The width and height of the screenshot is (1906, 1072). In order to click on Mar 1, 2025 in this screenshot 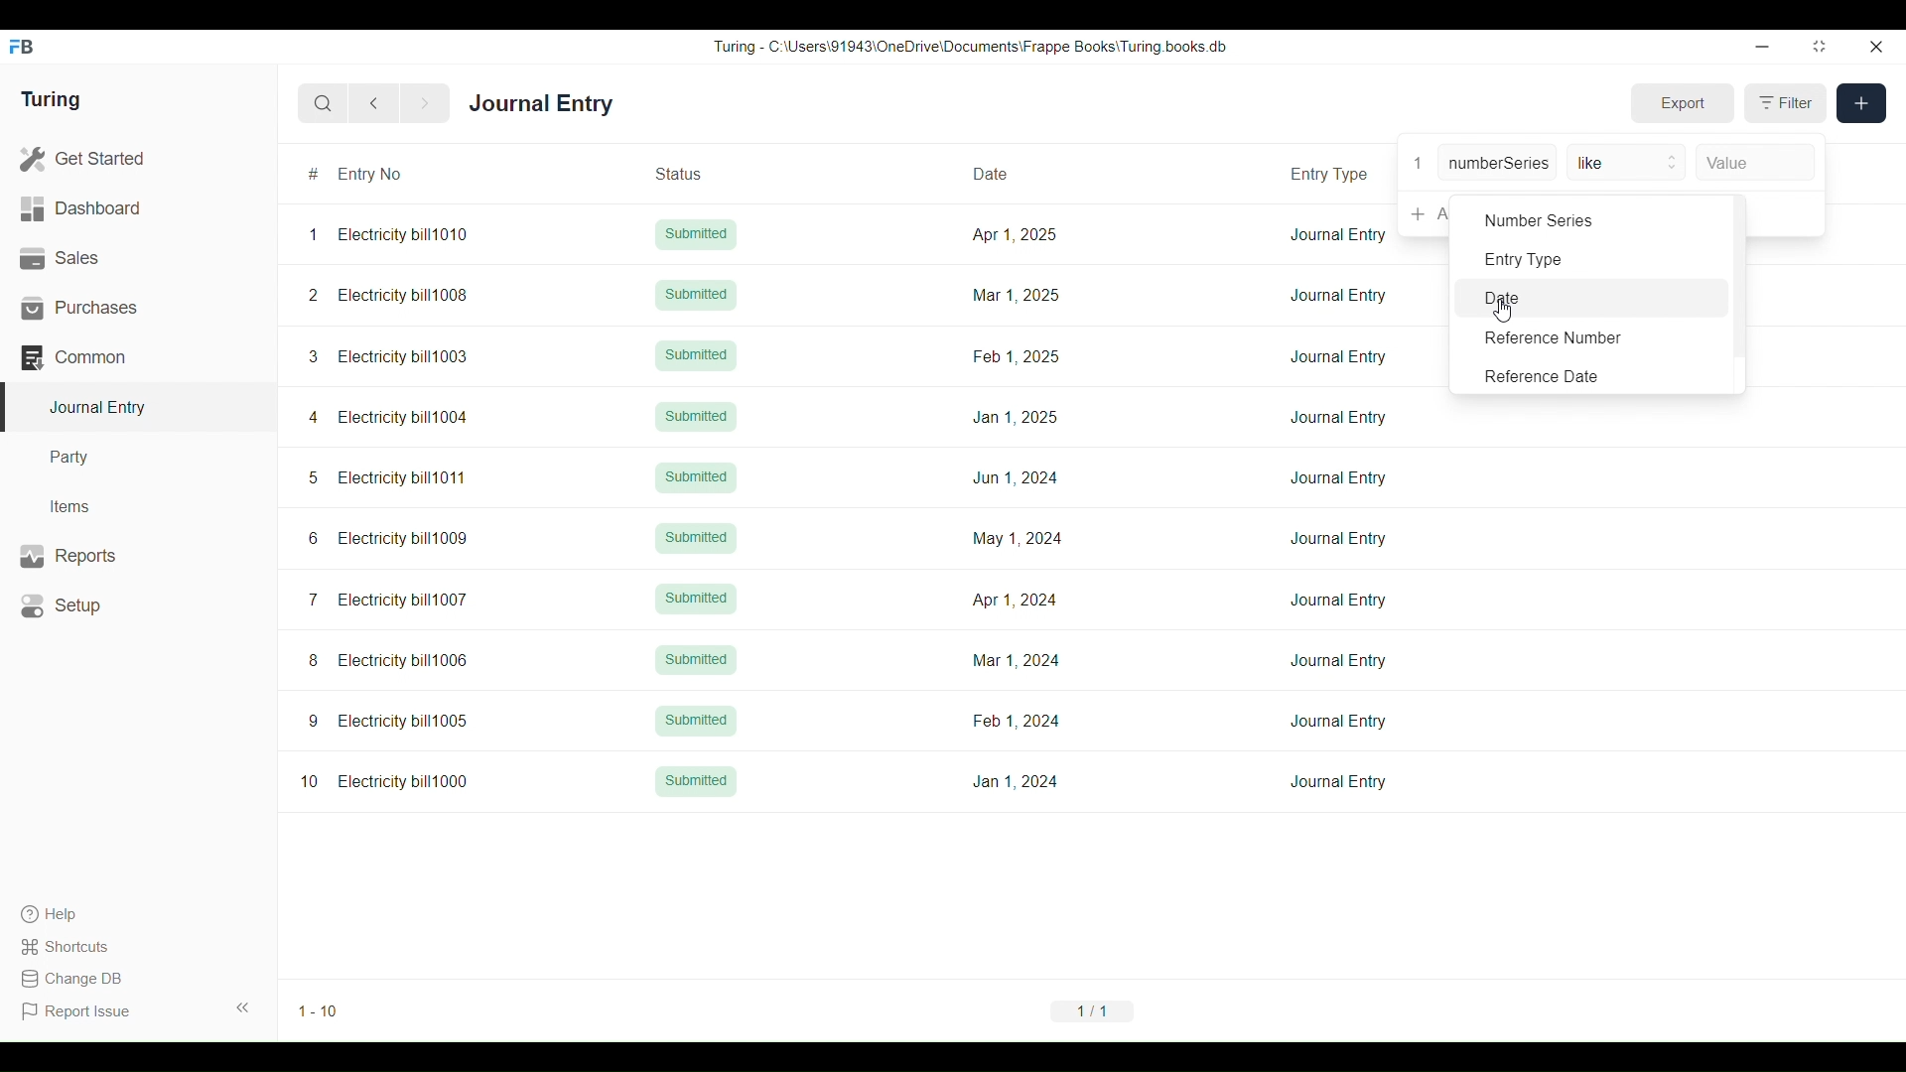, I will do `click(1014, 295)`.